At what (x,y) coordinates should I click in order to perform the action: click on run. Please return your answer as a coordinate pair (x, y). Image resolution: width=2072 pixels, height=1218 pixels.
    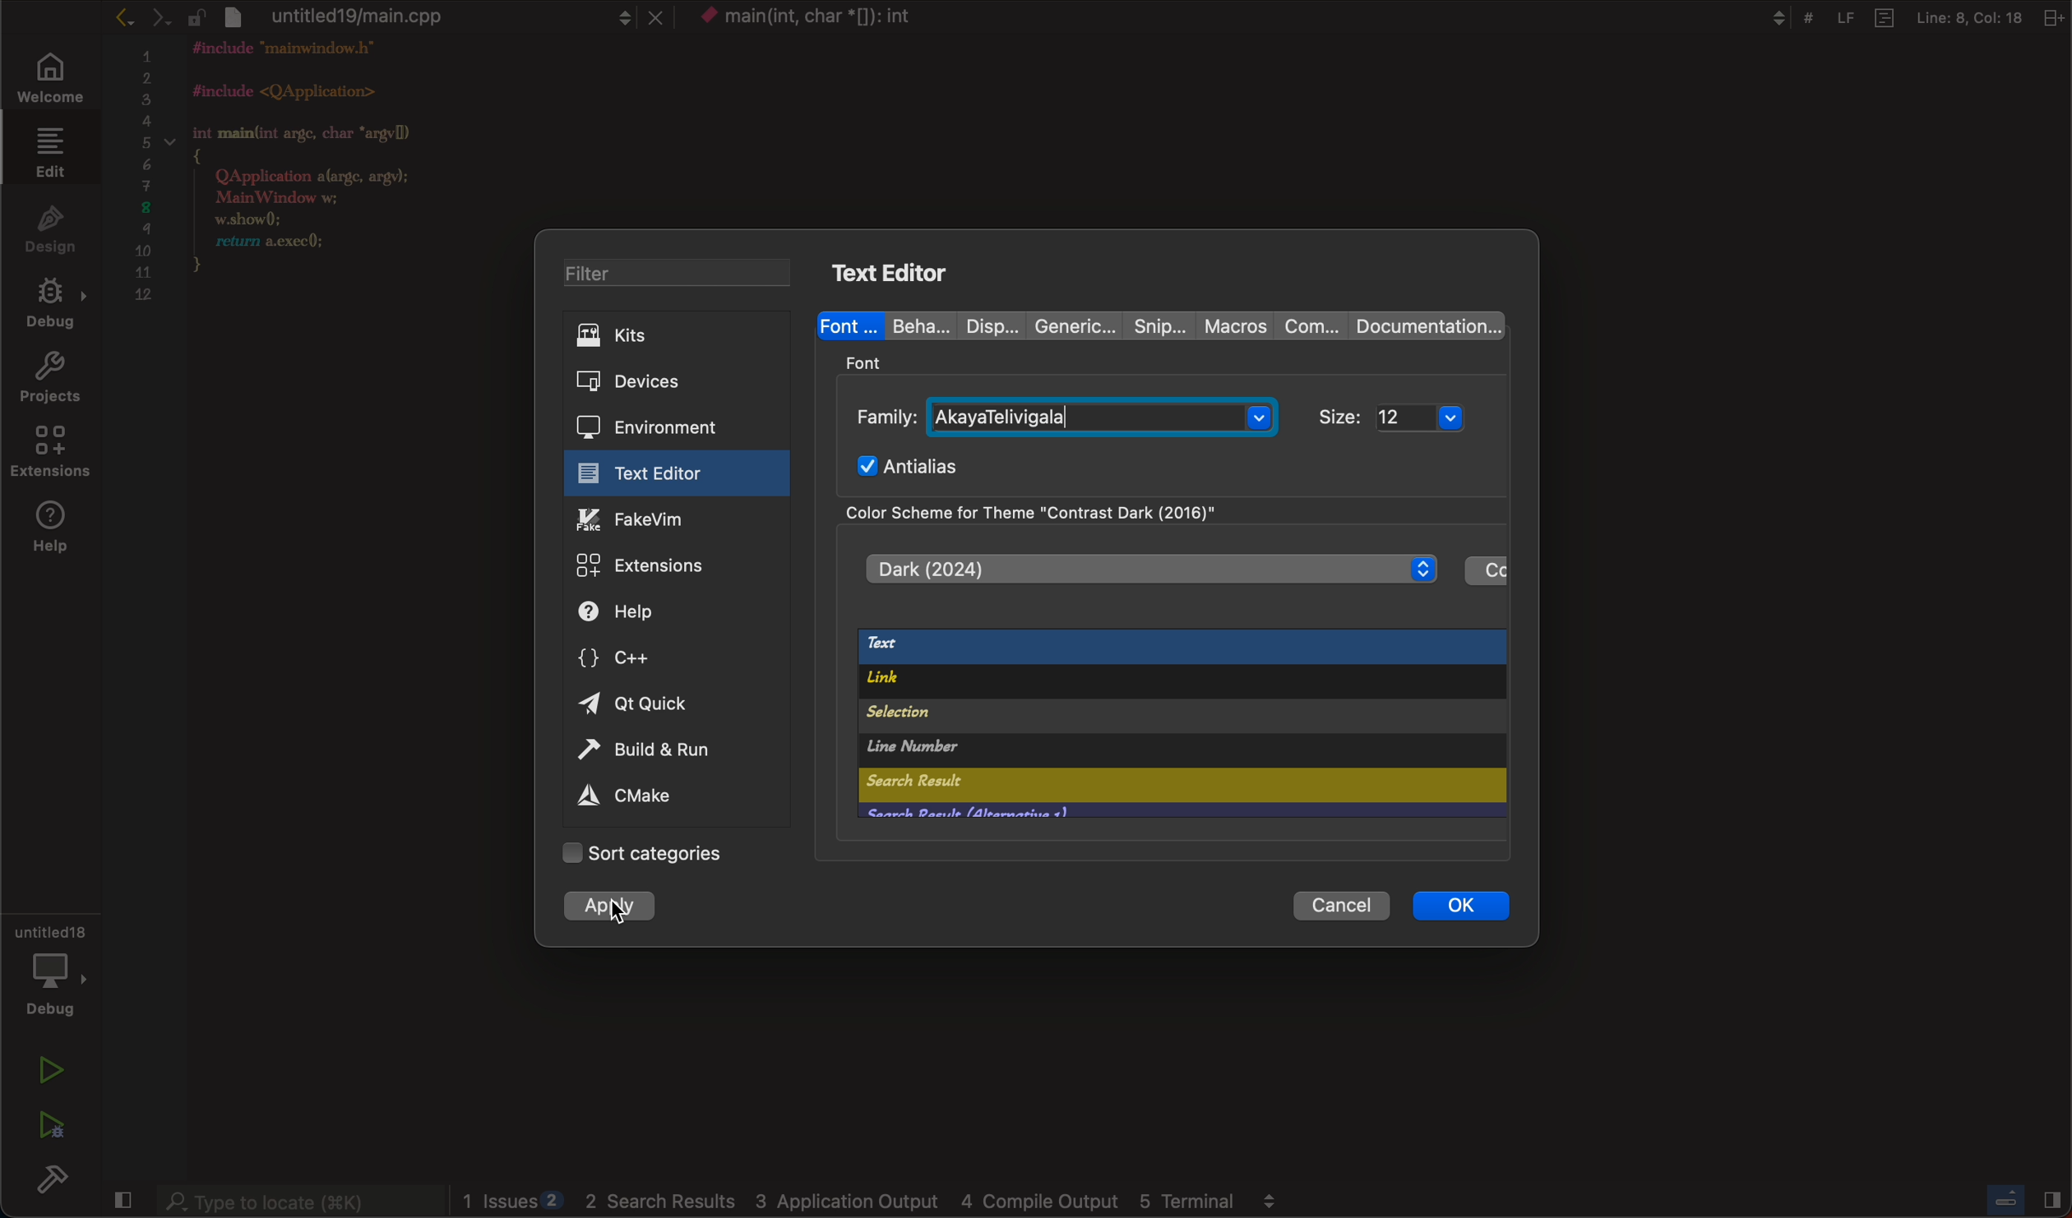
    Looking at the image, I should click on (44, 1071).